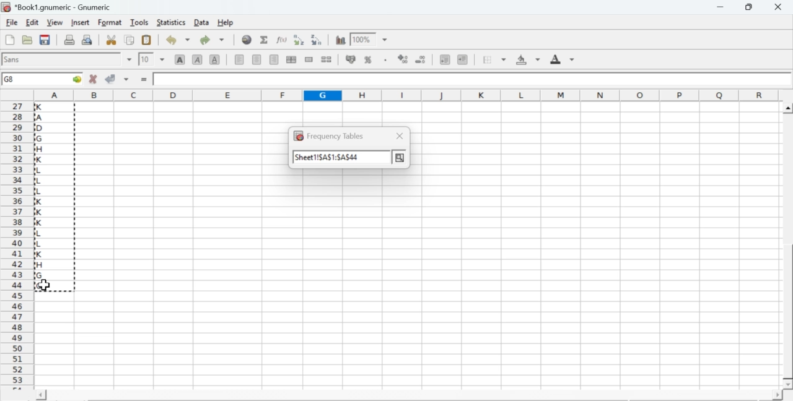 This screenshot has width=793, height=401. I want to click on insert, so click(79, 22).